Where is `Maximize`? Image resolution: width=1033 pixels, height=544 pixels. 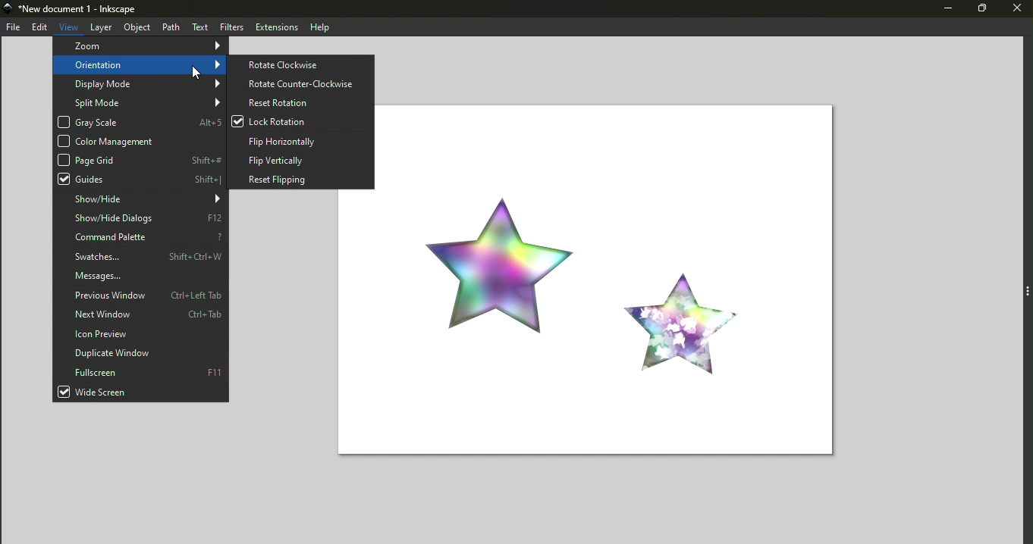
Maximize is located at coordinates (980, 10).